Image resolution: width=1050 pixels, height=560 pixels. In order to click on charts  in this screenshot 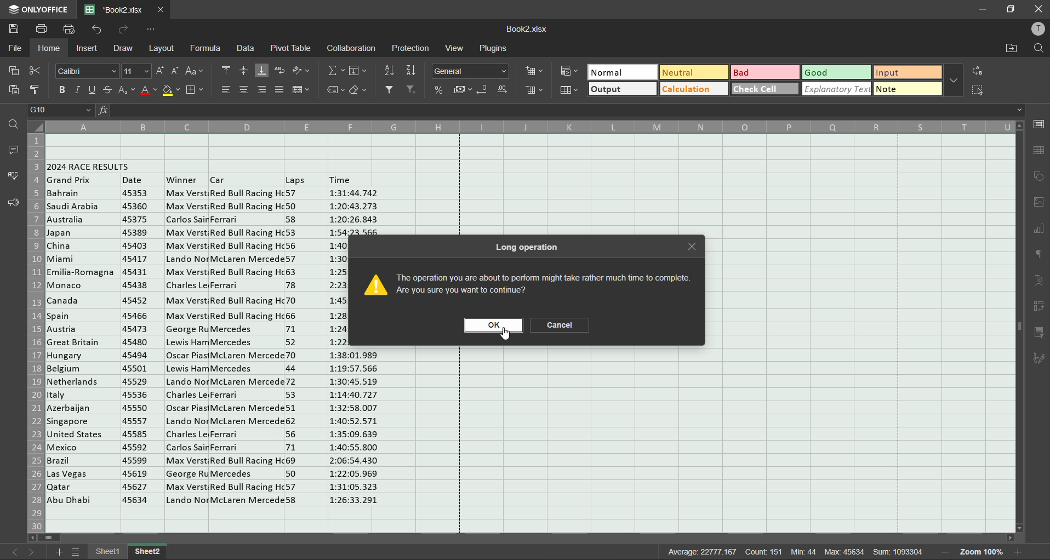, I will do `click(1039, 229)`.